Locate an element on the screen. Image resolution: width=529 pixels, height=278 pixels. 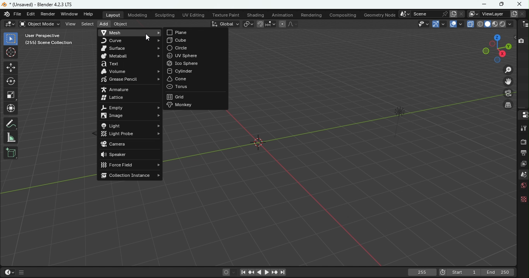
Shading is located at coordinates (256, 14).